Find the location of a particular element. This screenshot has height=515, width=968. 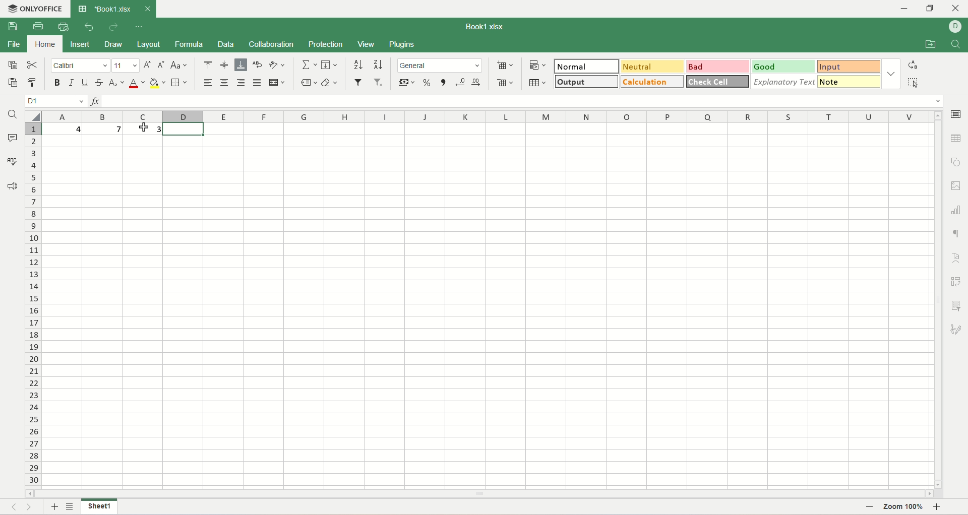

vertical scroll settings is located at coordinates (939, 299).